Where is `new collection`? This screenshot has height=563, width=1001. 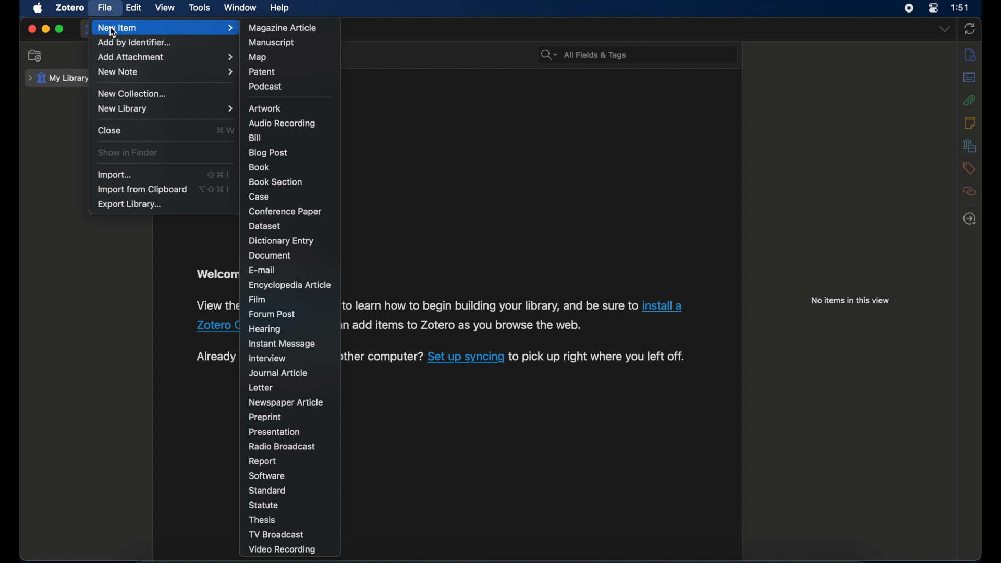
new collection is located at coordinates (35, 55).